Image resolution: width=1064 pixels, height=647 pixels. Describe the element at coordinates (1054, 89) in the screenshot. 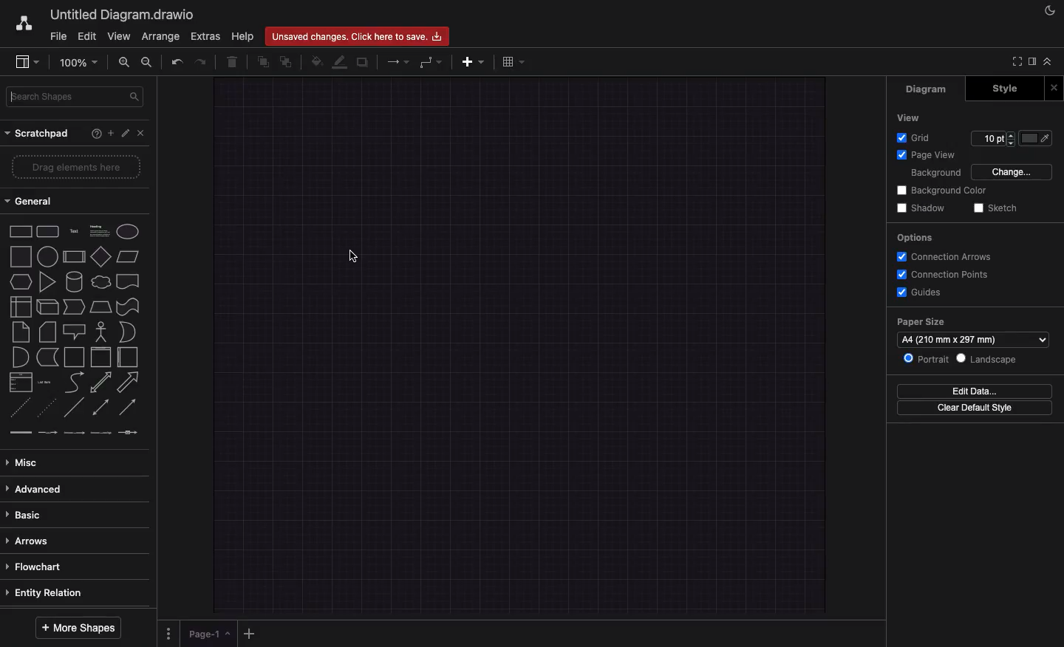

I see `Close` at that location.